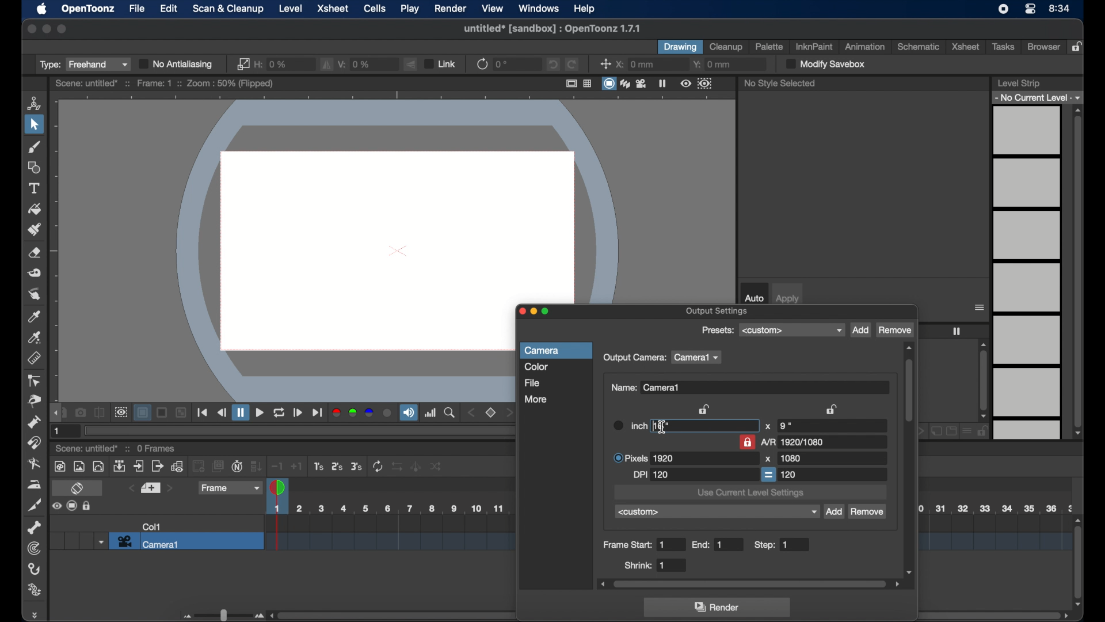 This screenshot has height=622, width=1105. Describe the element at coordinates (909, 460) in the screenshot. I see `scroll box` at that location.